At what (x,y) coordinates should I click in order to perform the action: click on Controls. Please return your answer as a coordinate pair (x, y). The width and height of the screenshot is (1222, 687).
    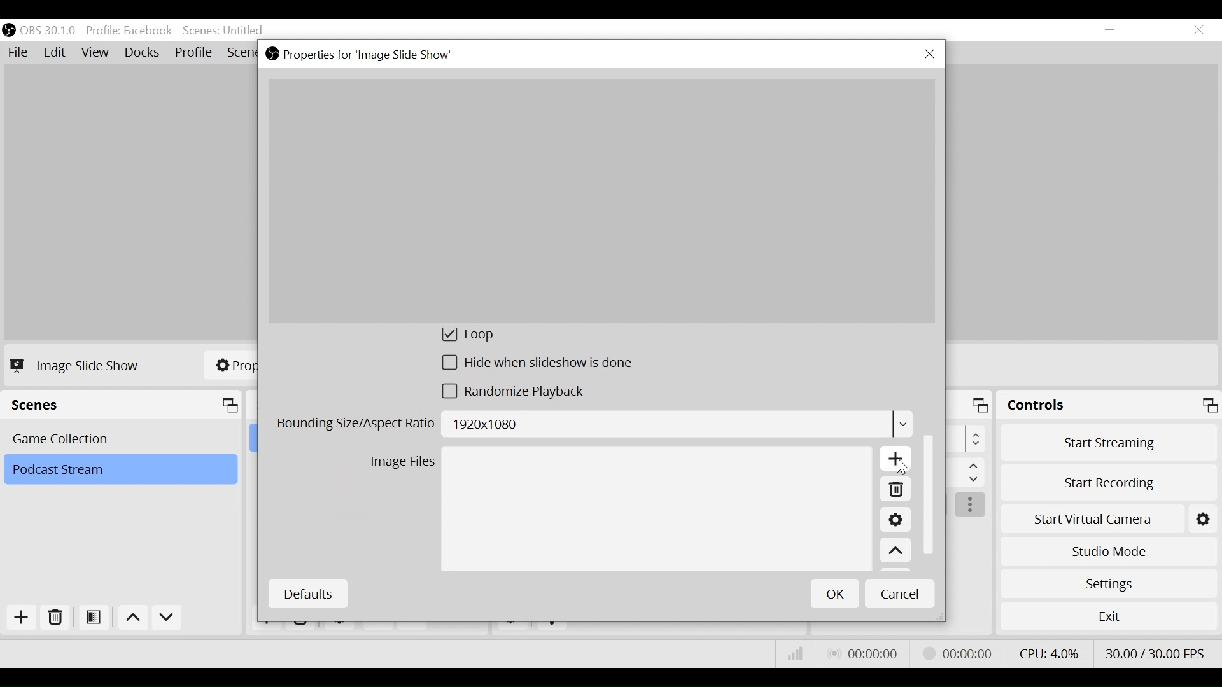
    Looking at the image, I should click on (1109, 407).